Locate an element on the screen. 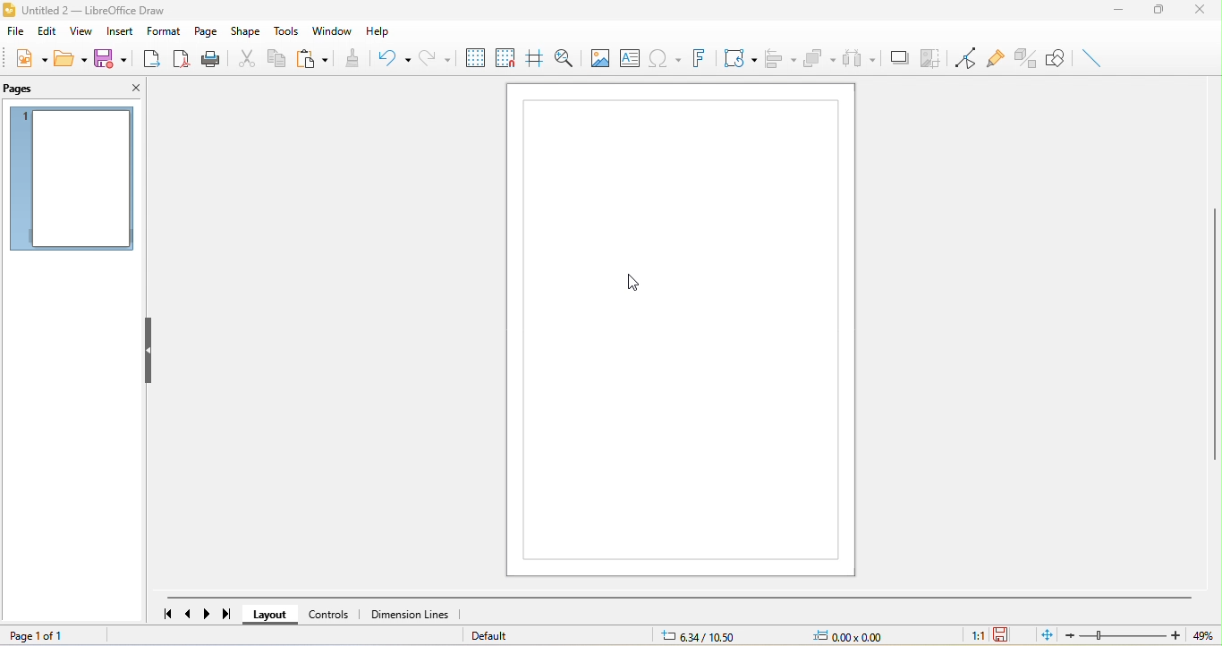  zoom and pan is located at coordinates (564, 55).